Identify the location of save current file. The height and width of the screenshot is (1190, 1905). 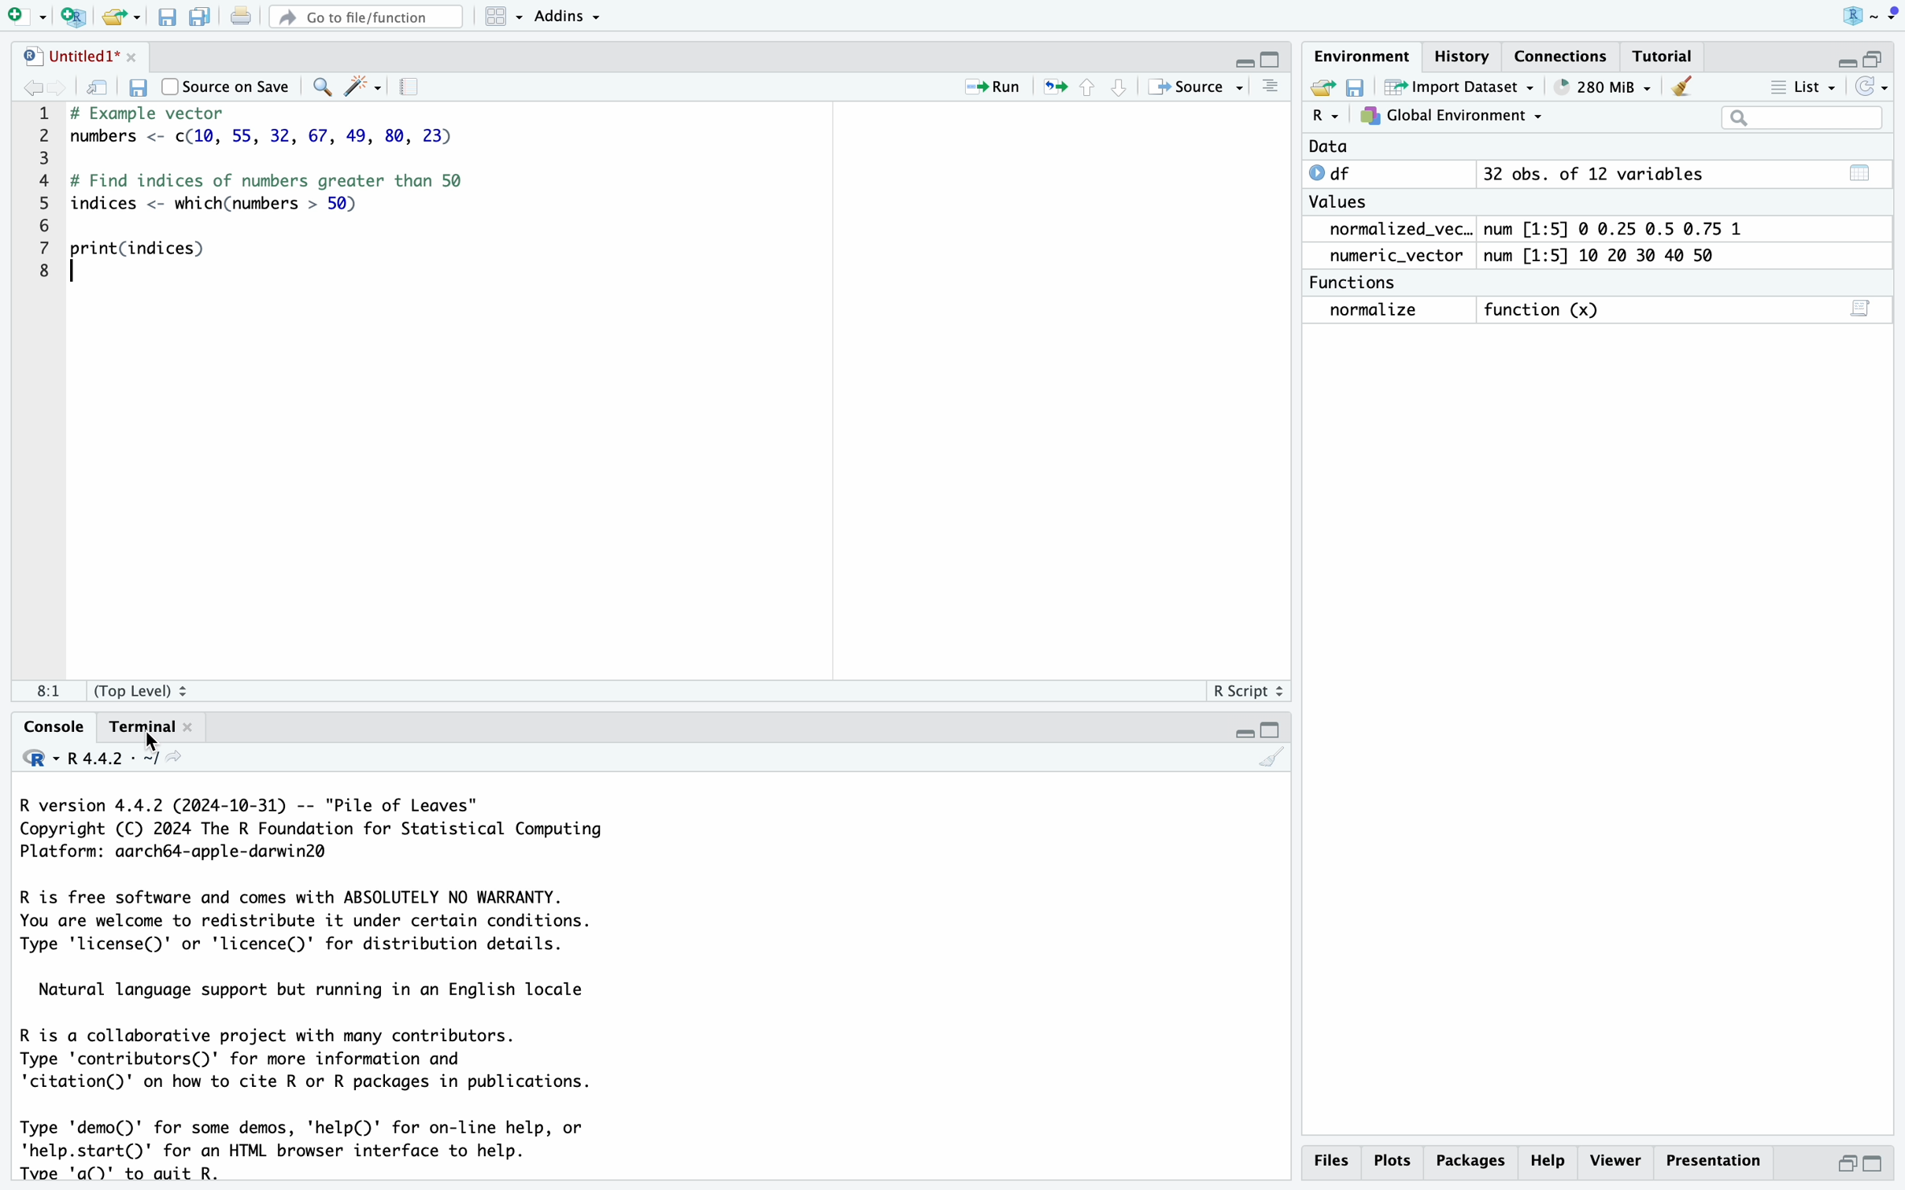
(165, 15).